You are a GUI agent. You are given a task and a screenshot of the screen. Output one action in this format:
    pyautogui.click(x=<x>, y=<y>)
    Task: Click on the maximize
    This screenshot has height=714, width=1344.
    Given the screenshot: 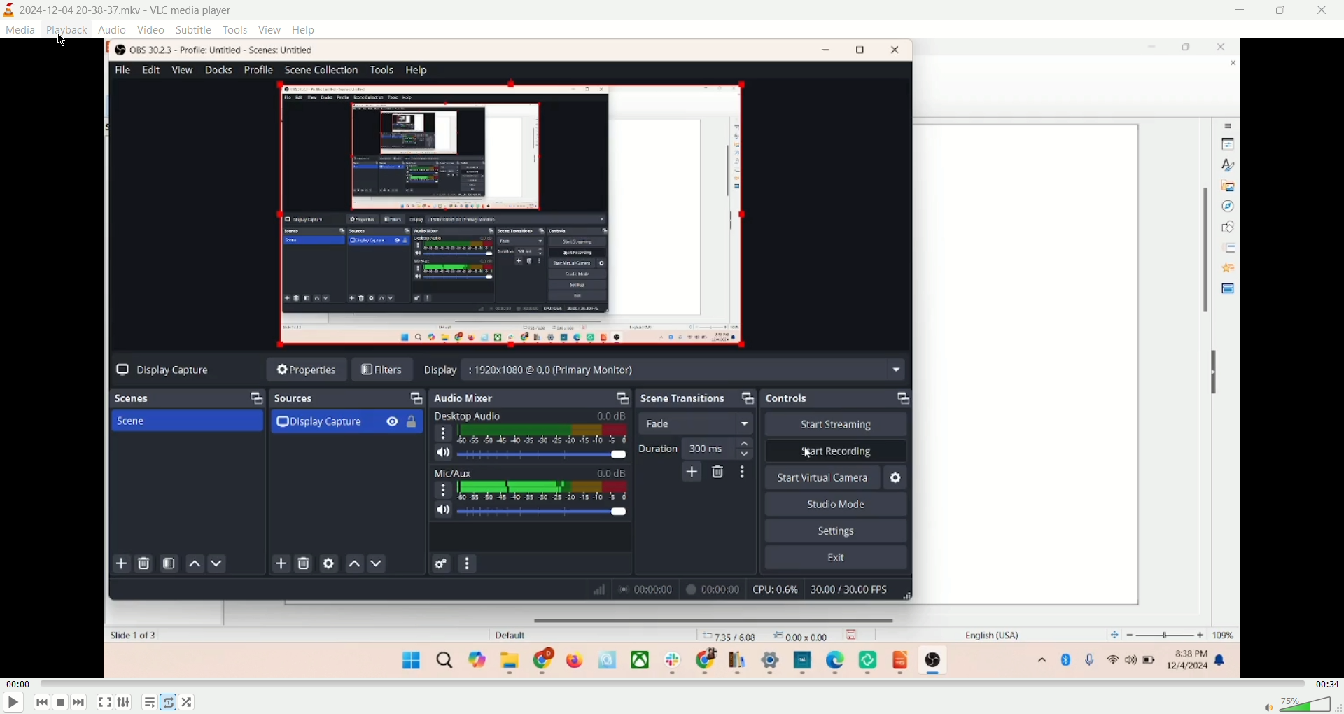 What is the action you would take?
    pyautogui.click(x=1280, y=10)
    